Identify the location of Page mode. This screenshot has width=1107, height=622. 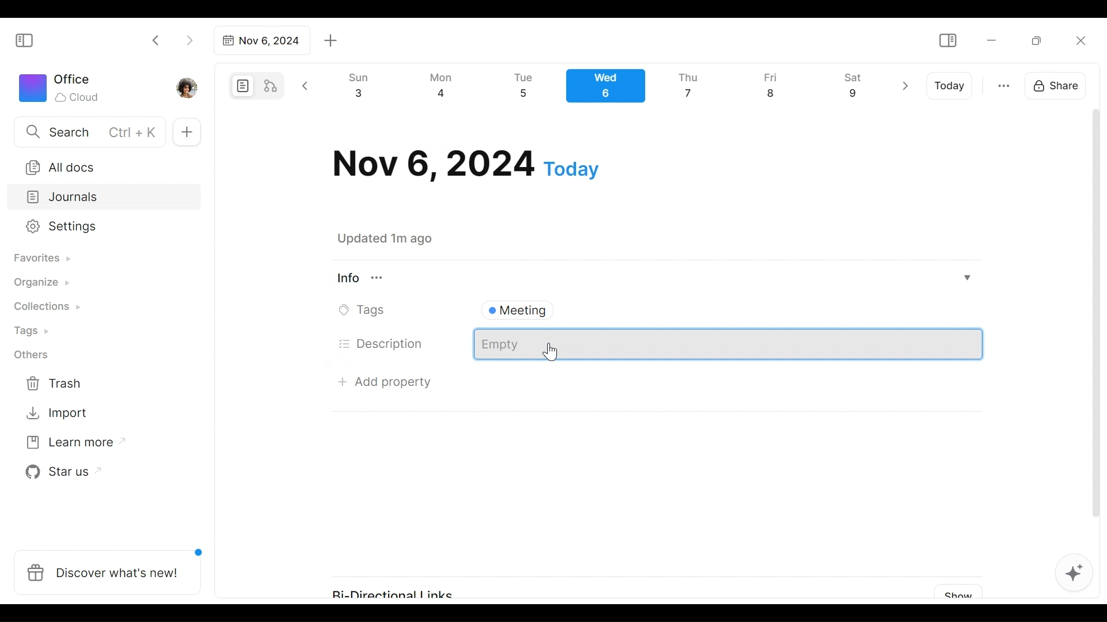
(241, 86).